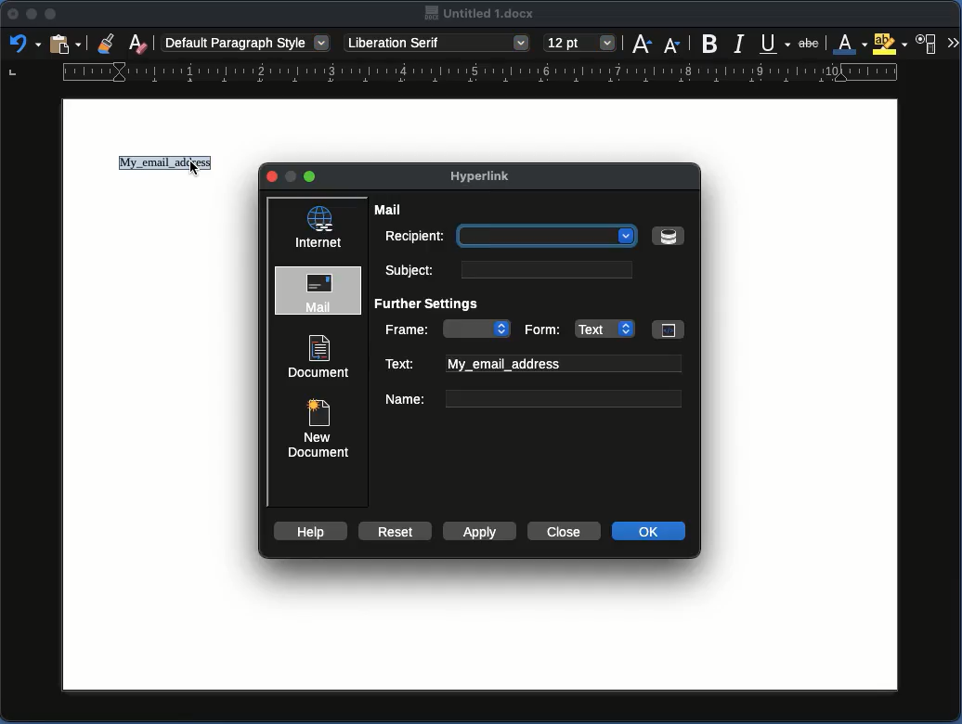 The image size is (962, 724). Describe the element at coordinates (162, 164) in the screenshot. I see `My_email_address` at that location.